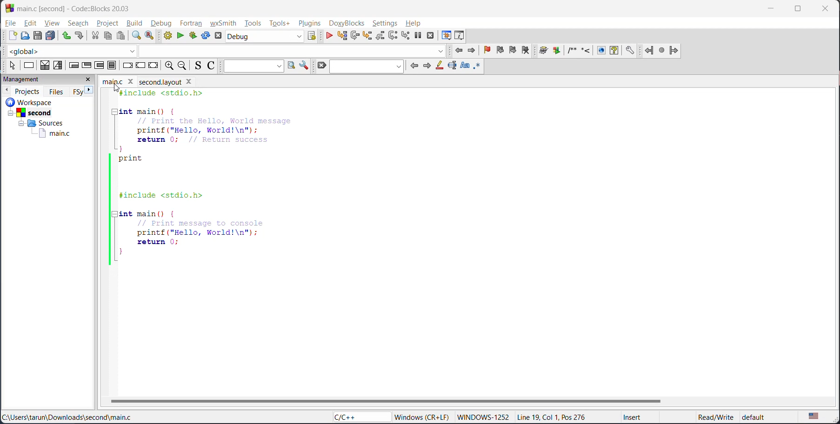  Describe the element at coordinates (111, 66) in the screenshot. I see `block instruction` at that location.